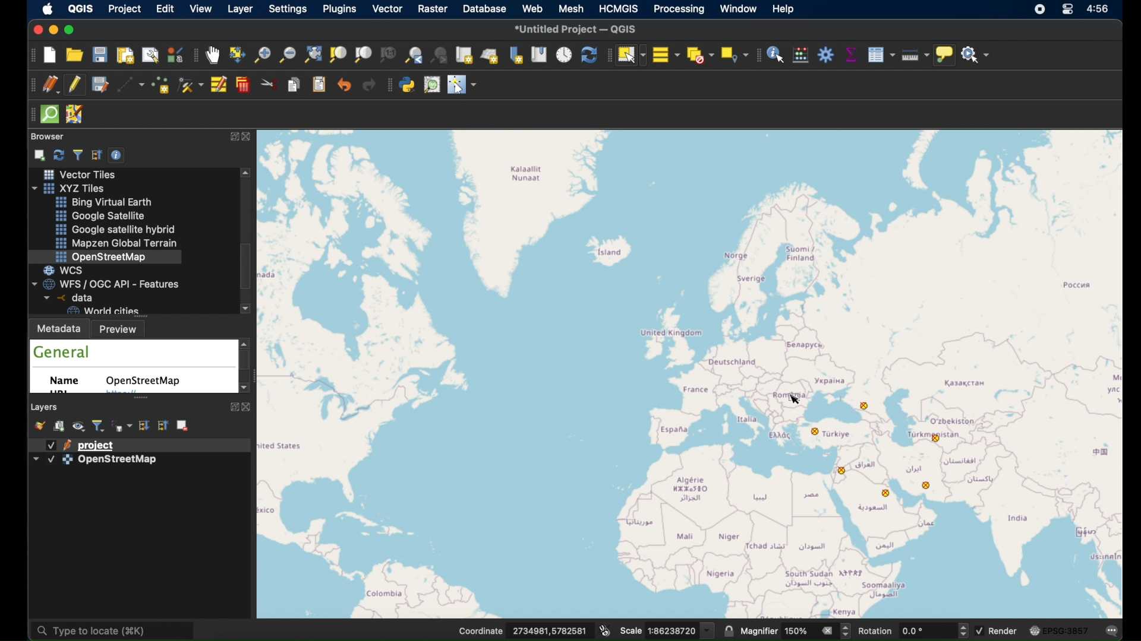 Image resolution: width=1141 pixels, height=641 pixels. What do you see at coordinates (944, 56) in the screenshot?
I see `show map tips` at bounding box center [944, 56].